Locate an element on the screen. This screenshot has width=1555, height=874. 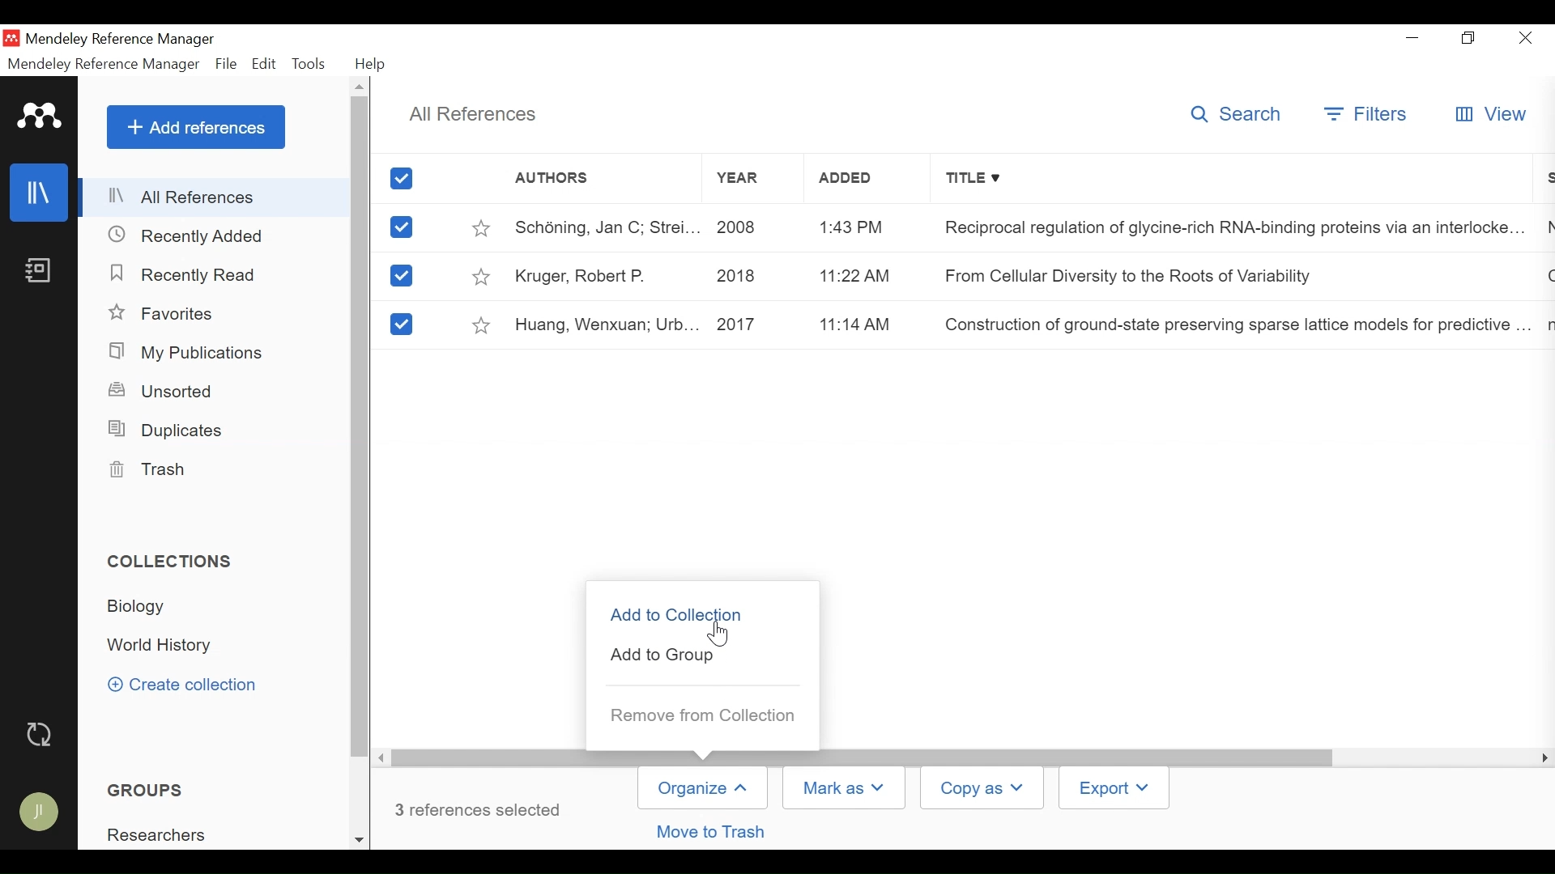
Horizontal Scroll bar is located at coordinates (863, 757).